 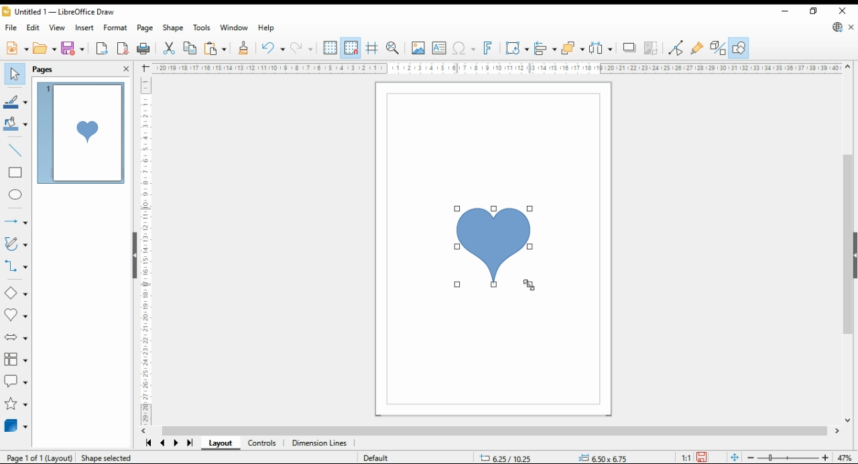 What do you see at coordinates (838, 27) in the screenshot?
I see `libre office draw update` at bounding box center [838, 27].